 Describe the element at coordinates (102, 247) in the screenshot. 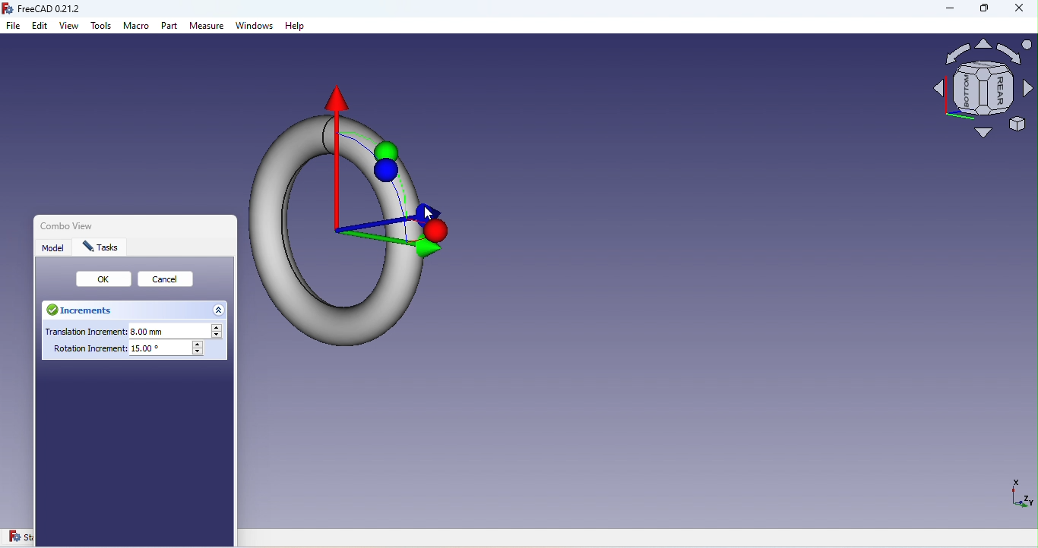

I see `Tasks` at that location.